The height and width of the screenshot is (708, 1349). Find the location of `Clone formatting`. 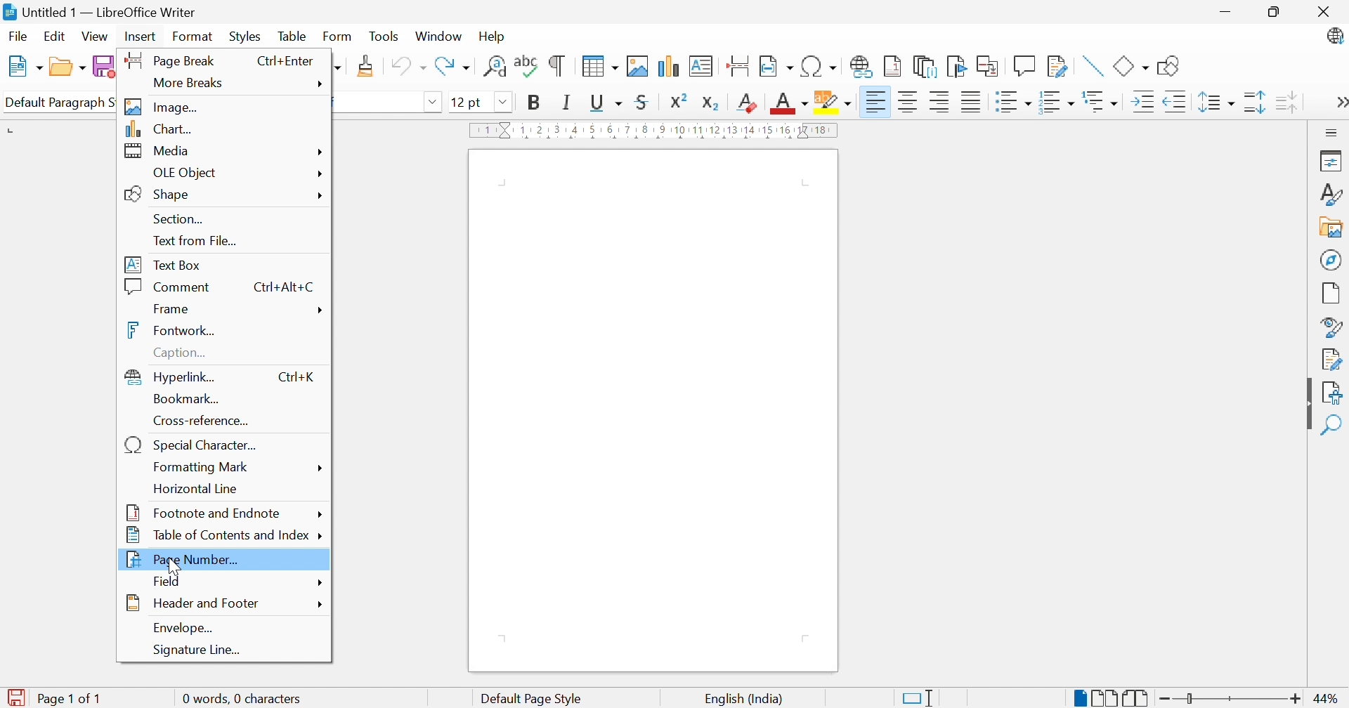

Clone formatting is located at coordinates (366, 66).